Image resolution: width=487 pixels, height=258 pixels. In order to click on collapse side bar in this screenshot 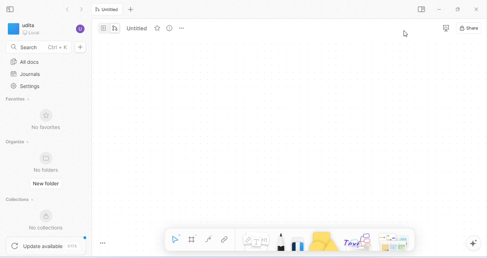, I will do `click(12, 10)`.